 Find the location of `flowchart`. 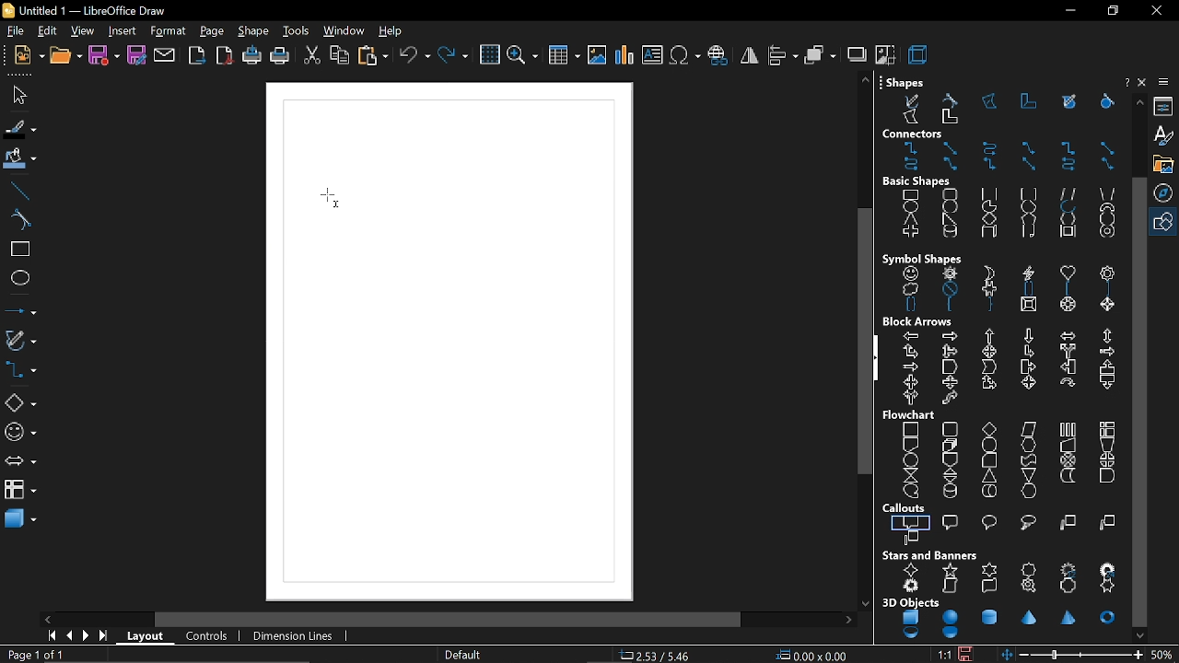

flowchart is located at coordinates (911, 415).